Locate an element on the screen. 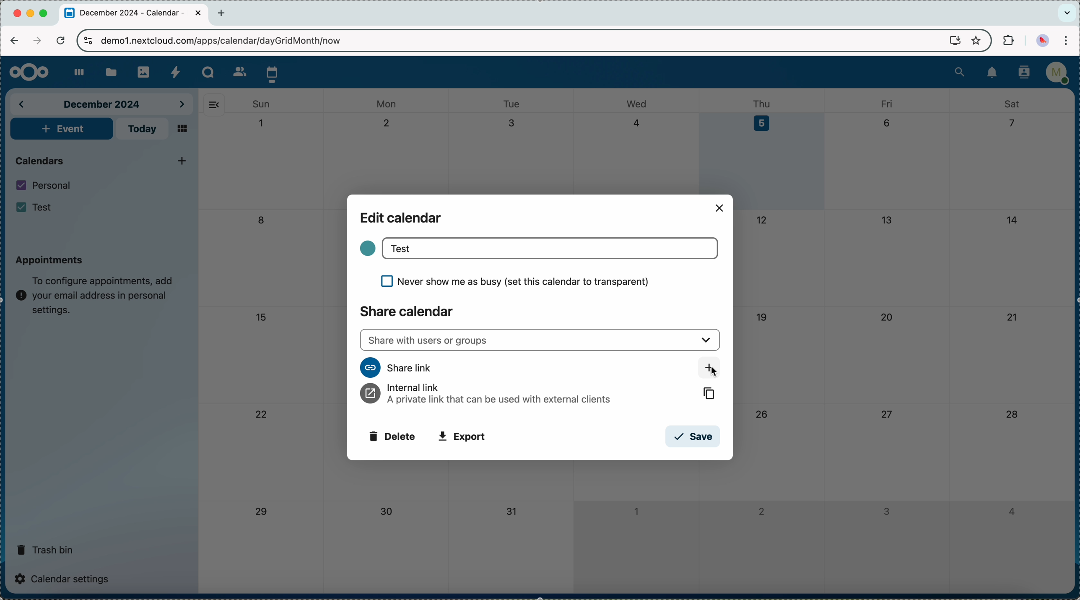 The width and height of the screenshot is (1080, 600). tue is located at coordinates (511, 104).